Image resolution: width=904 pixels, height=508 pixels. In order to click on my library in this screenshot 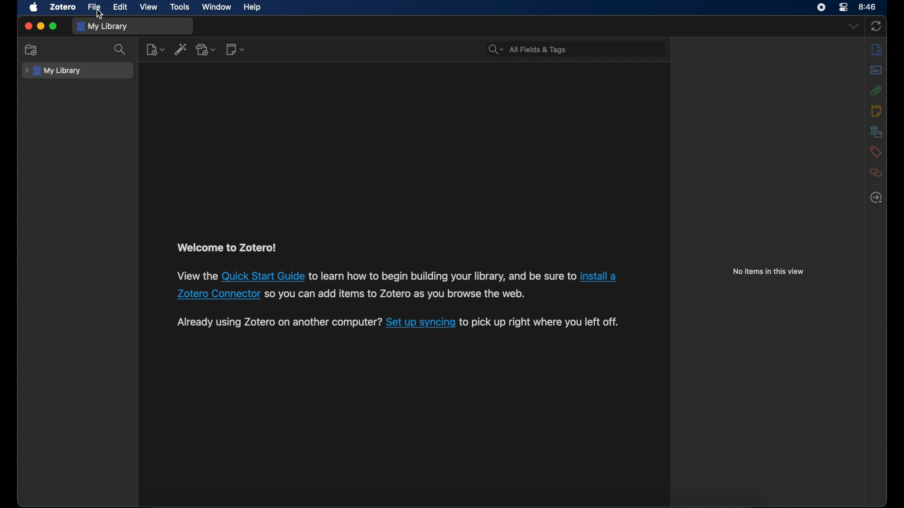, I will do `click(102, 26)`.